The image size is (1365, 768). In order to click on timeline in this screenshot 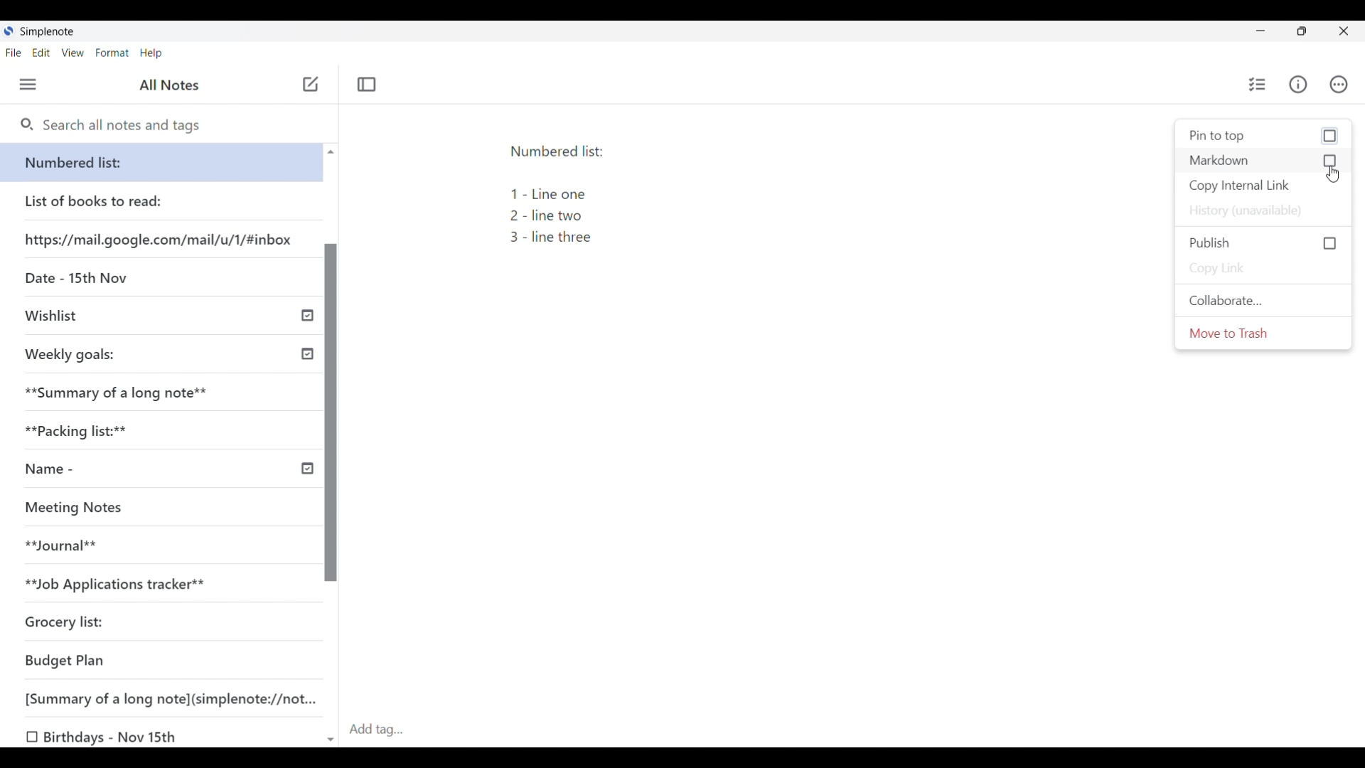, I will do `click(306, 314)`.